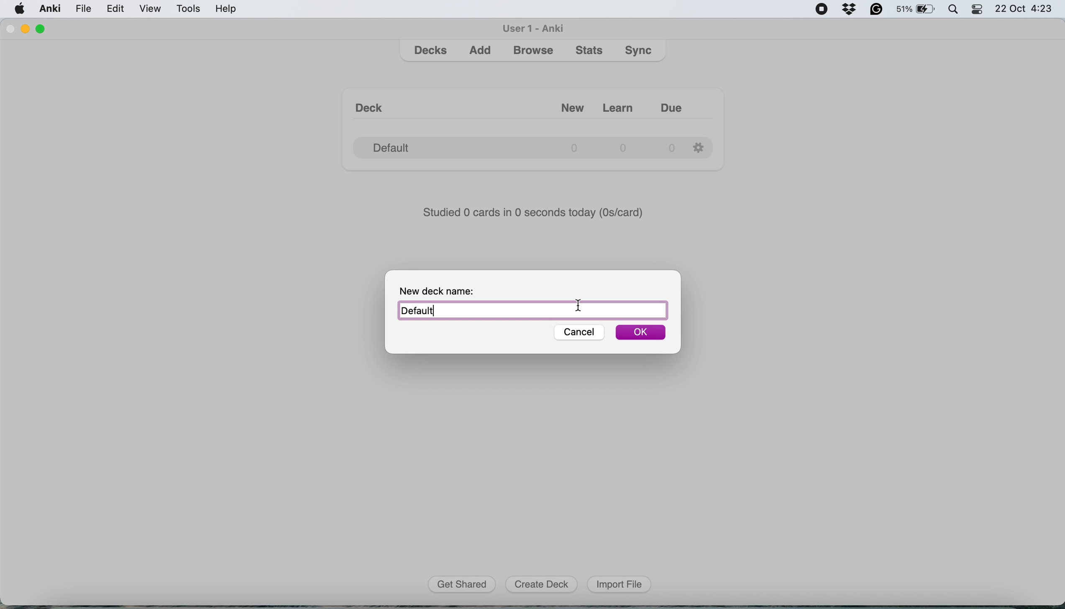 The image size is (1065, 609). Describe the element at coordinates (20, 10) in the screenshot. I see `system logo` at that location.